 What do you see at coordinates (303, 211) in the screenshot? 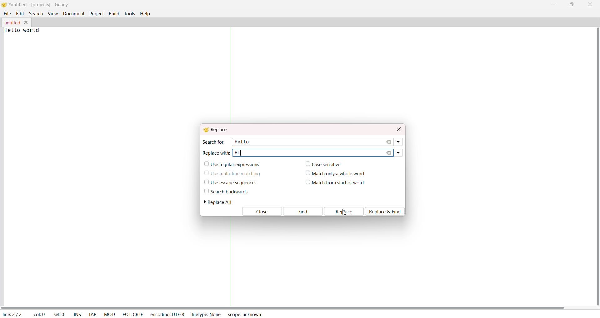
I see `find` at bounding box center [303, 211].